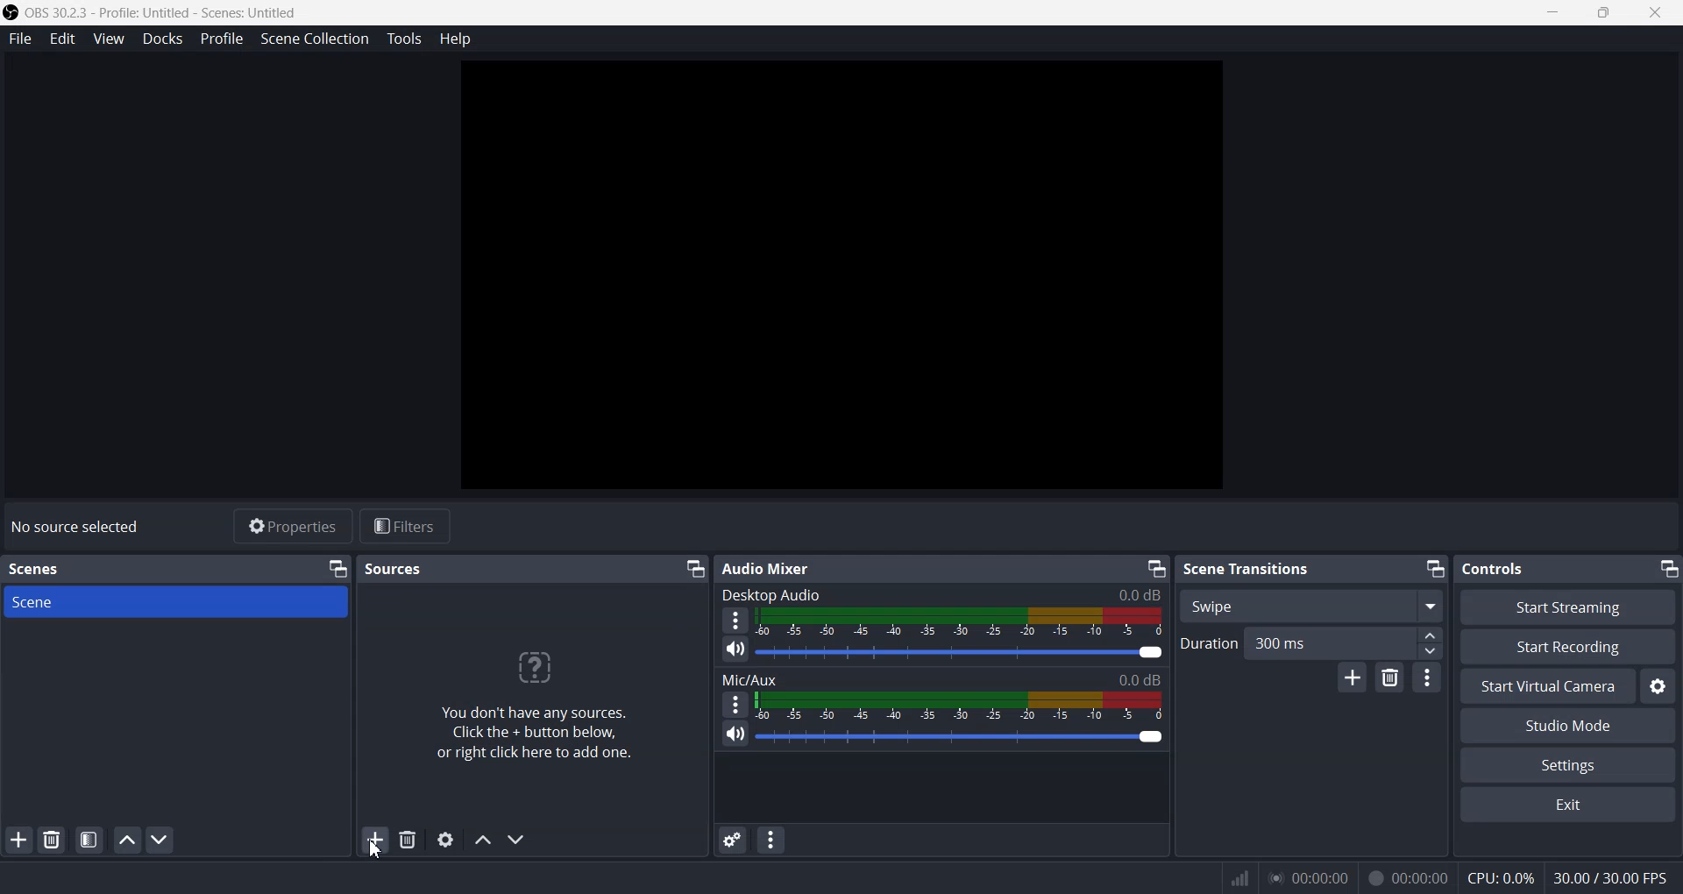 This screenshot has width=1683, height=894. Describe the element at coordinates (1569, 726) in the screenshot. I see `Studio Mode` at that location.